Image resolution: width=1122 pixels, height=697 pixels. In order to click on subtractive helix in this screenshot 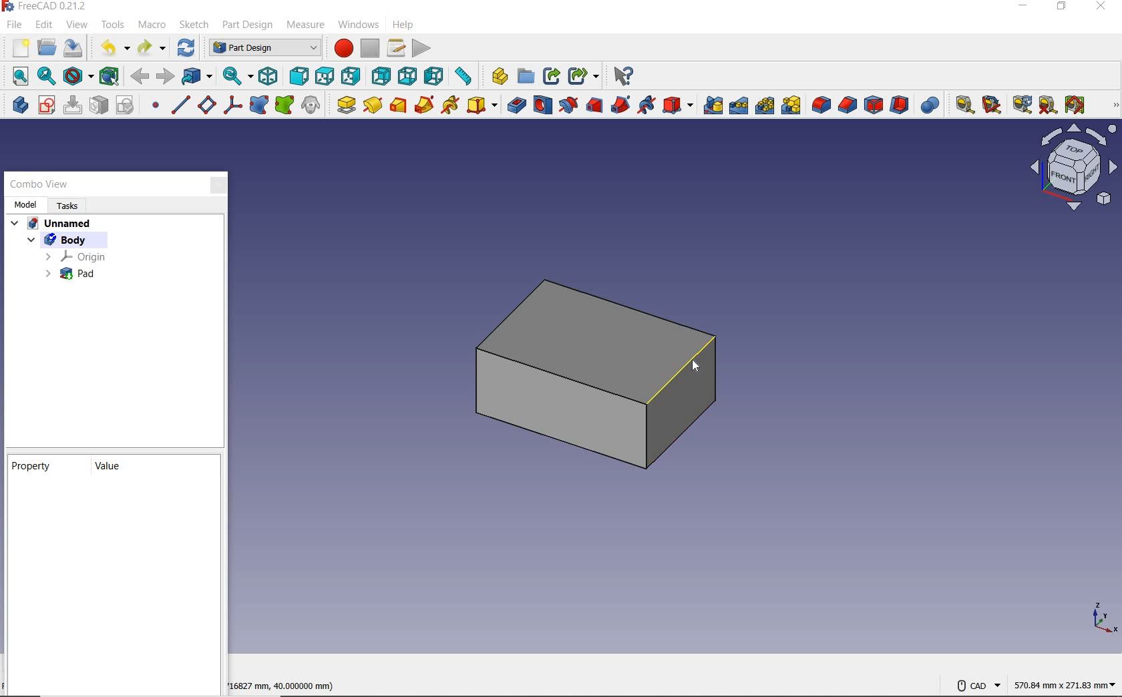, I will do `click(648, 105)`.